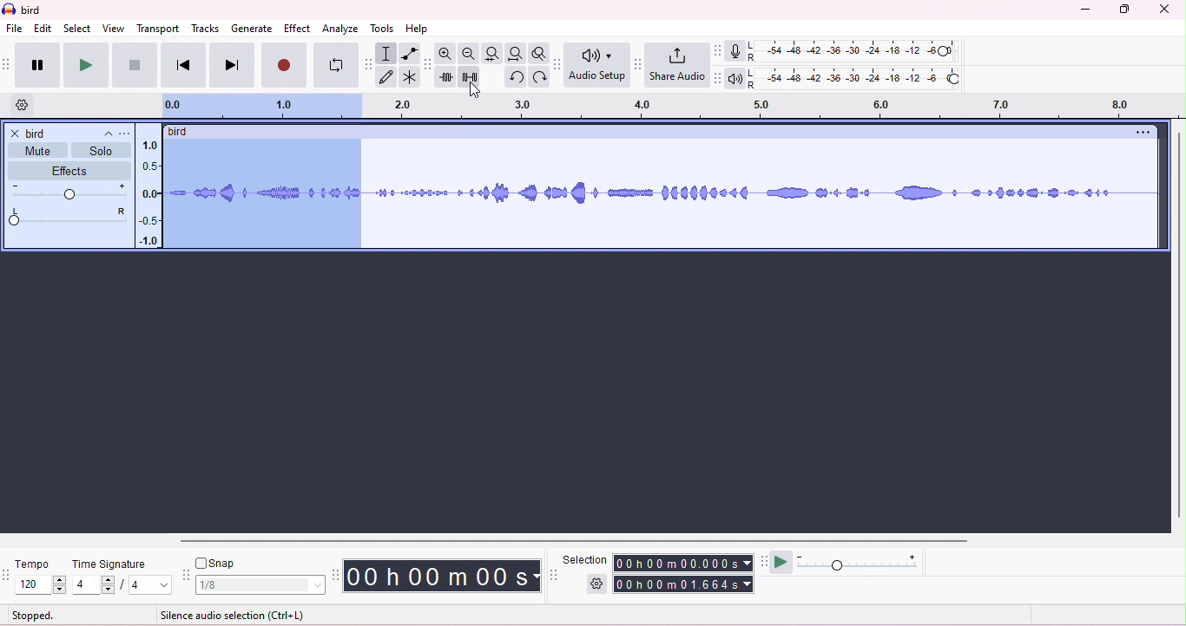  Describe the element at coordinates (387, 54) in the screenshot. I see `selection` at that location.